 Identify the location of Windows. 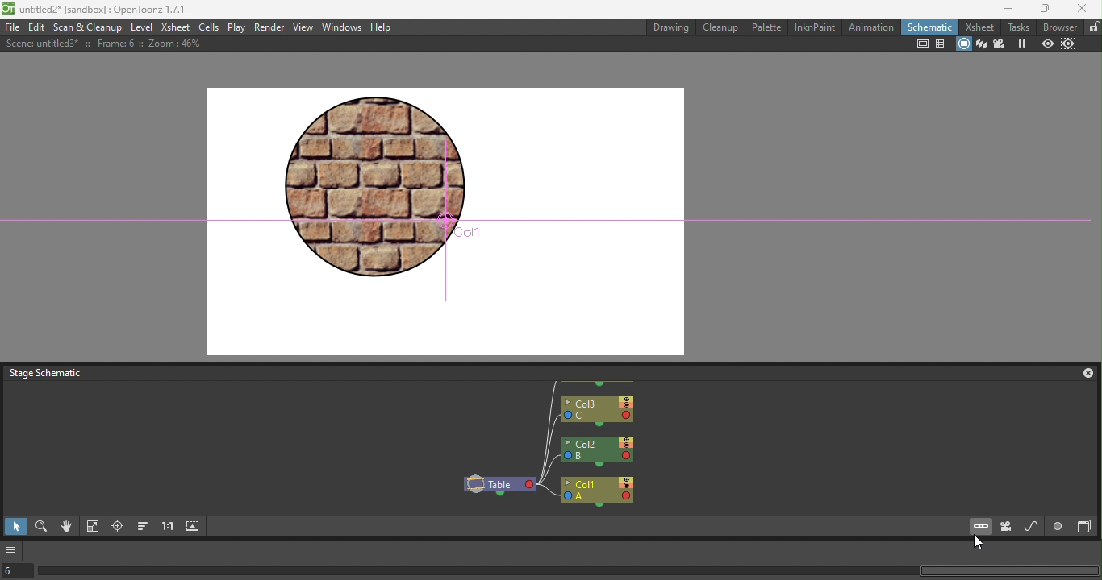
(344, 27).